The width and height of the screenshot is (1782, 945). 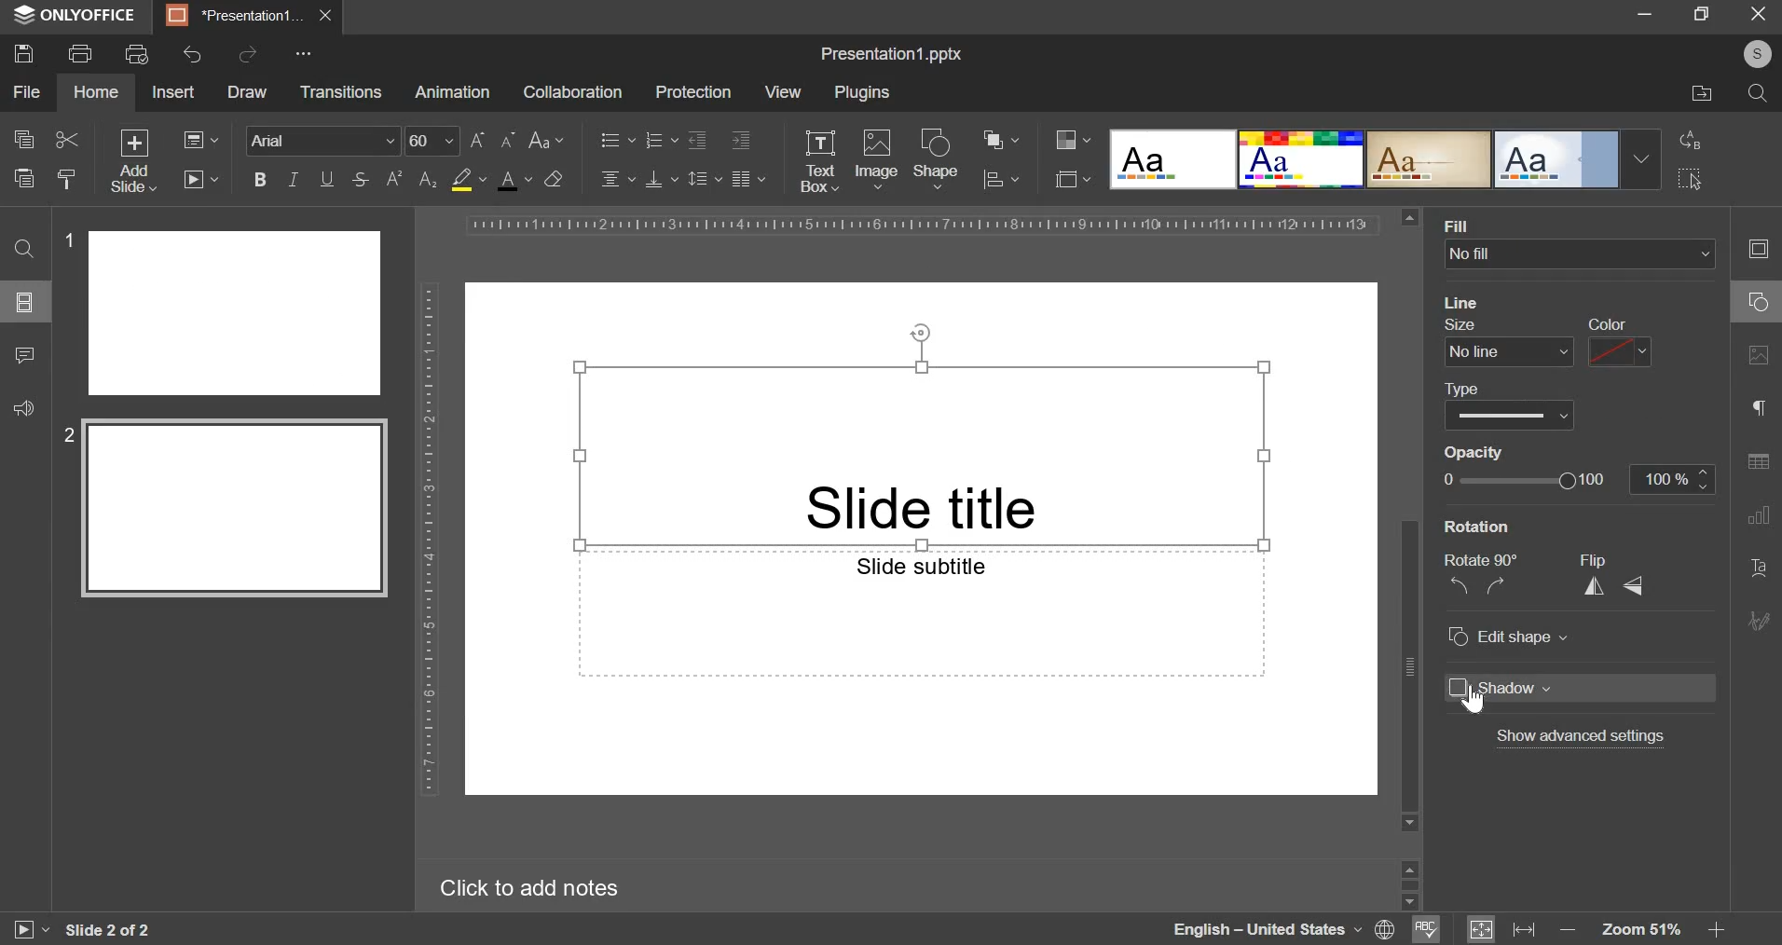 I want to click on text color, so click(x=514, y=180).